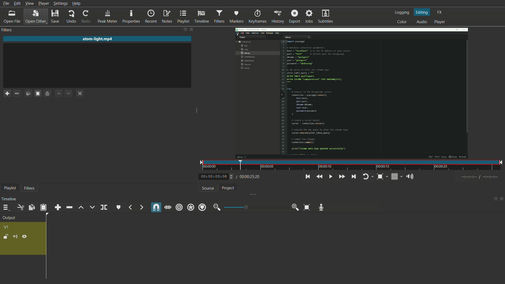 The image size is (505, 284). I want to click on toggle player looping, so click(366, 177).